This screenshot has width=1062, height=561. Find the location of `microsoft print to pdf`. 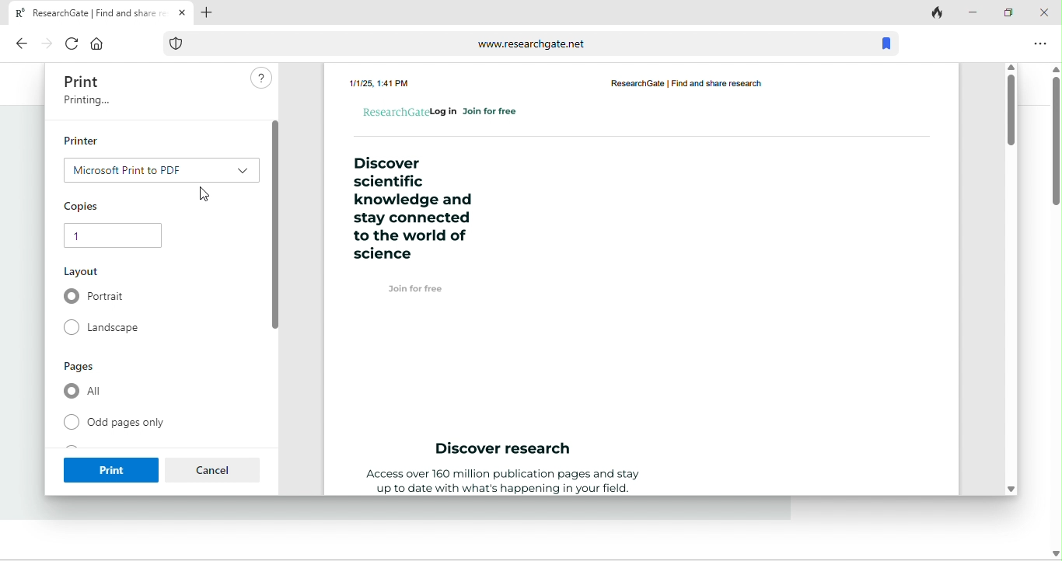

microsoft print to pdf is located at coordinates (159, 169).